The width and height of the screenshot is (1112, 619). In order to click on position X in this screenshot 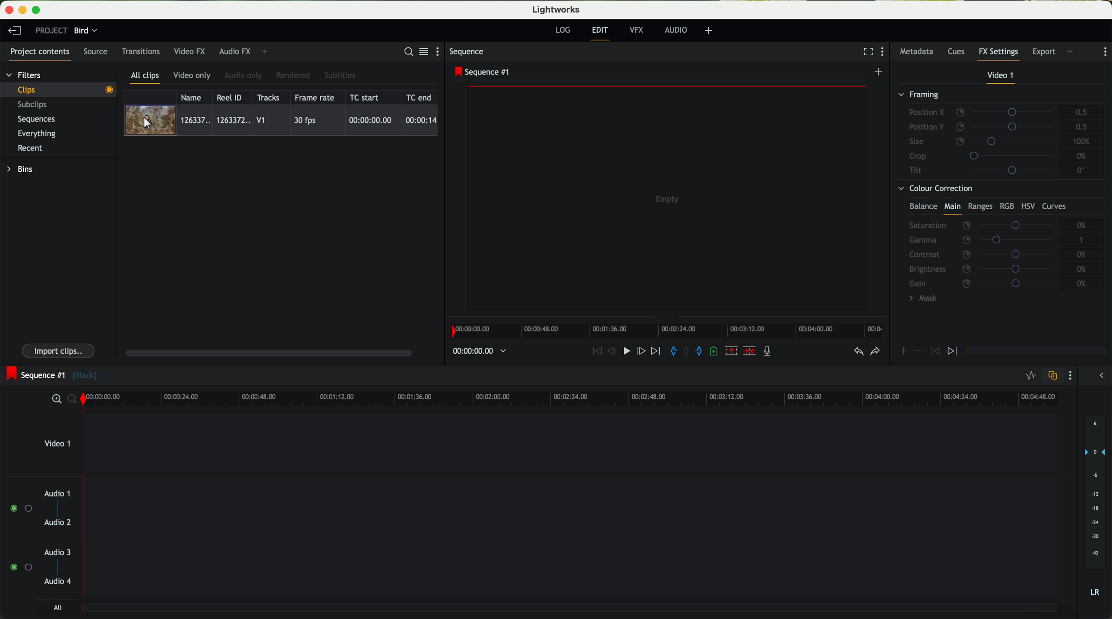, I will do `click(984, 112)`.